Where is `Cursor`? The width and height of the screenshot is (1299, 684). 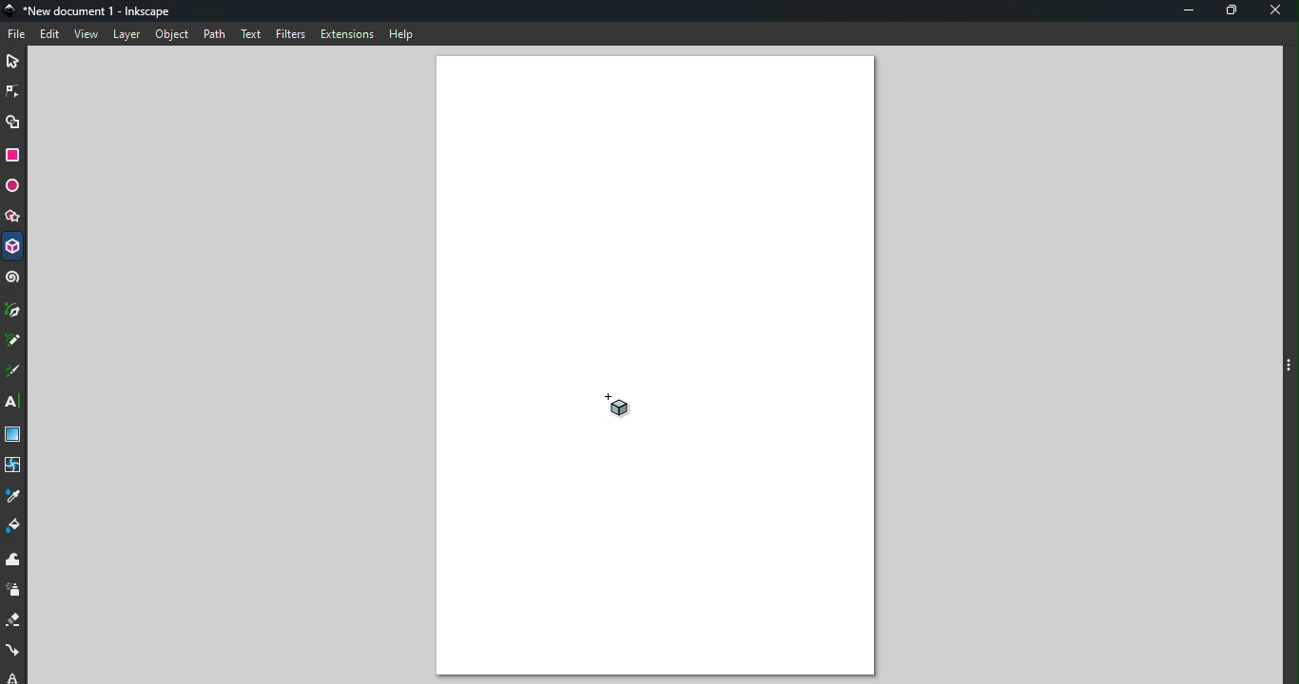
Cursor is located at coordinates (620, 407).